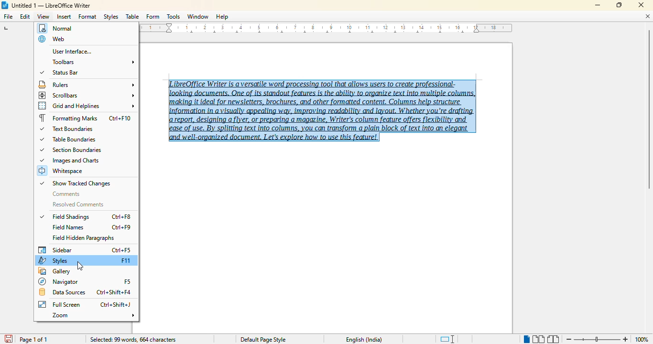 The height and width of the screenshot is (344, 653). What do you see at coordinates (85, 250) in the screenshot?
I see `sidebar` at bounding box center [85, 250].